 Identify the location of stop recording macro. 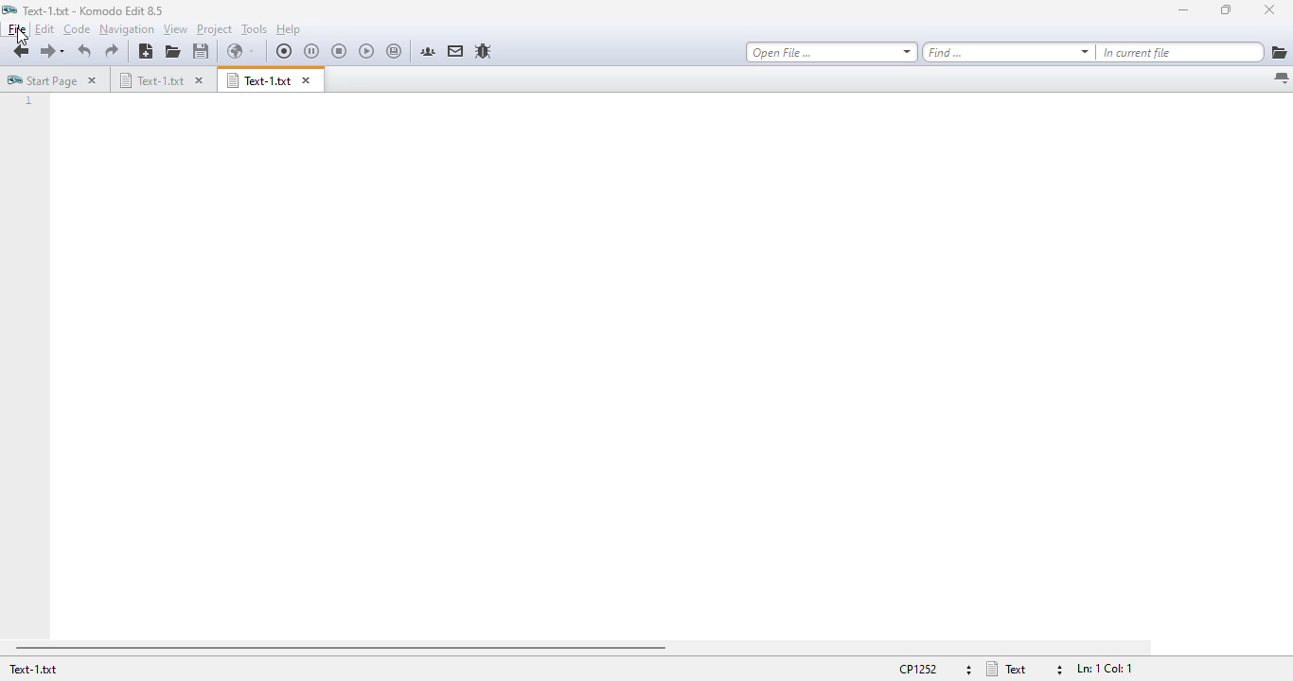
(339, 52).